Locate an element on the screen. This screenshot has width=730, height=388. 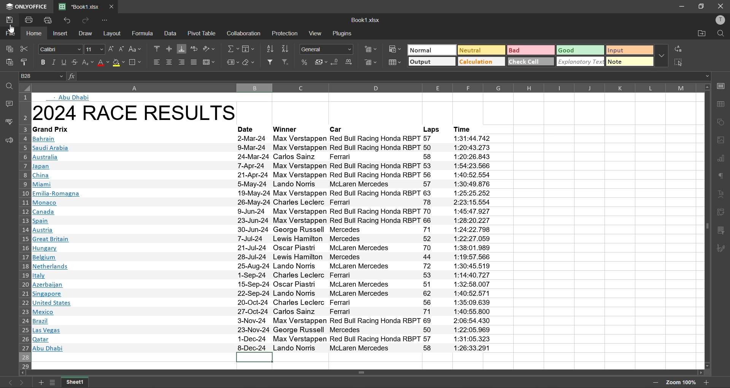
Brazil 33-Nov-24 Max Verstappen Red Bull Racing Honda RBPT 69 2:06:54 .430 is located at coordinates (263, 321).